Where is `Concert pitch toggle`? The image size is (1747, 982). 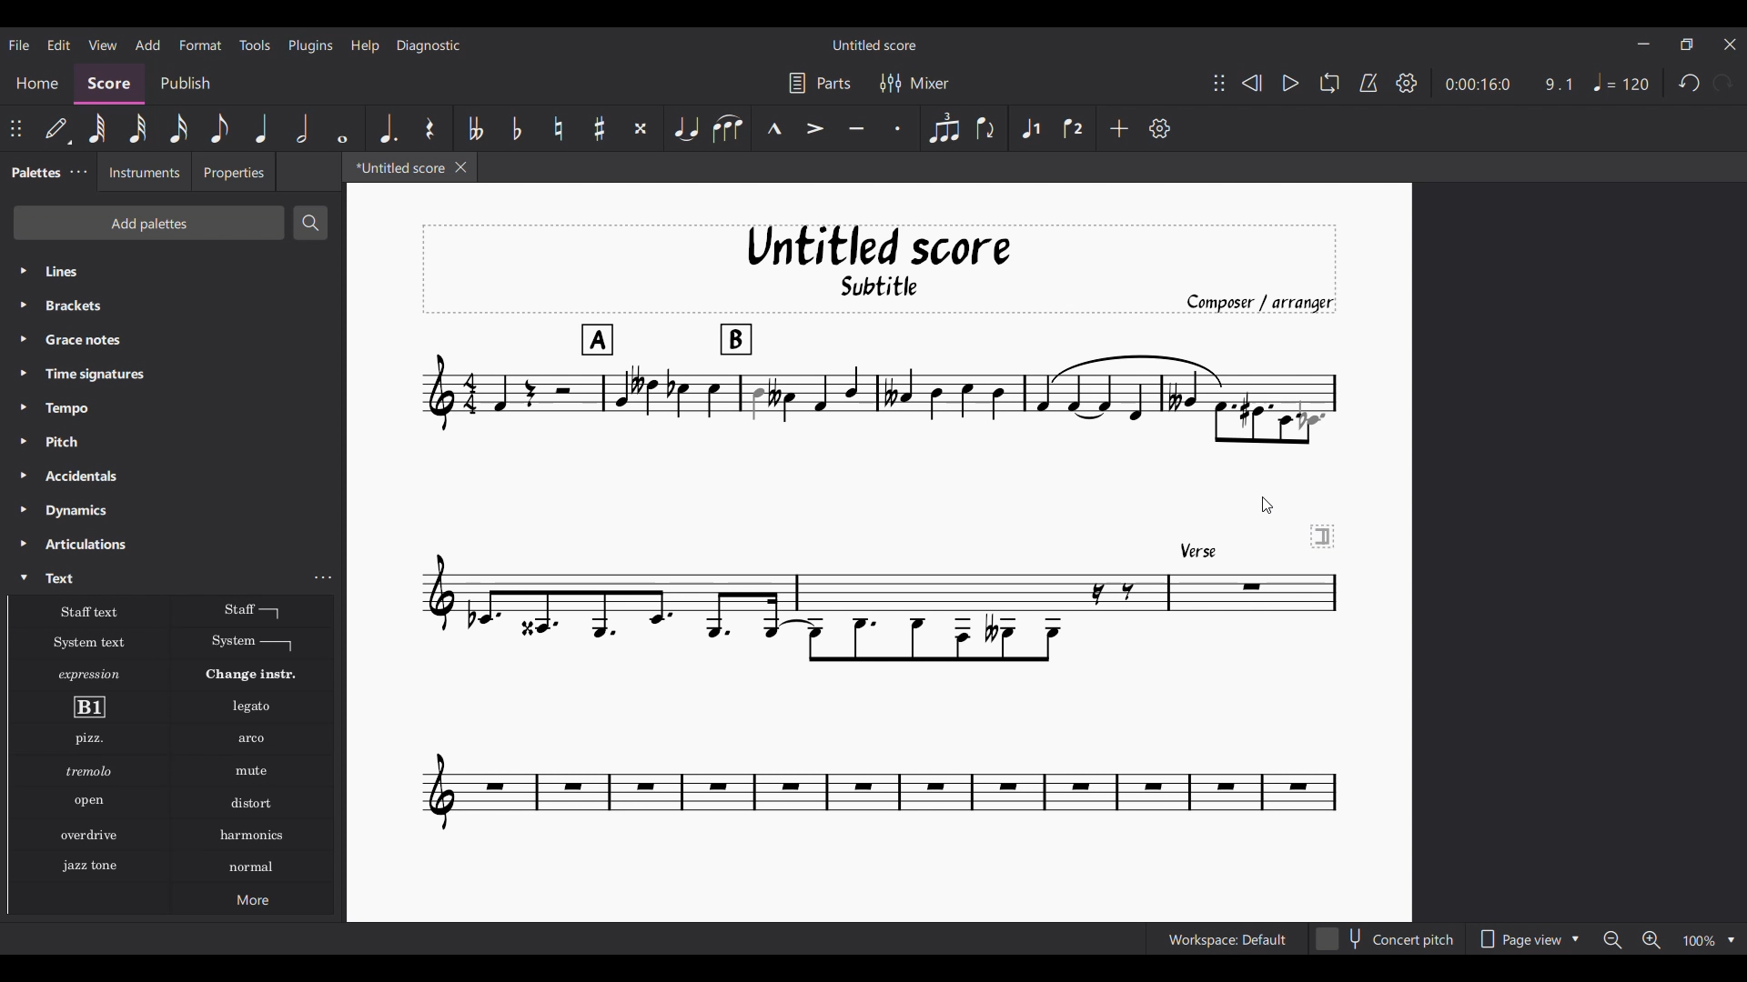
Concert pitch toggle is located at coordinates (1386, 939).